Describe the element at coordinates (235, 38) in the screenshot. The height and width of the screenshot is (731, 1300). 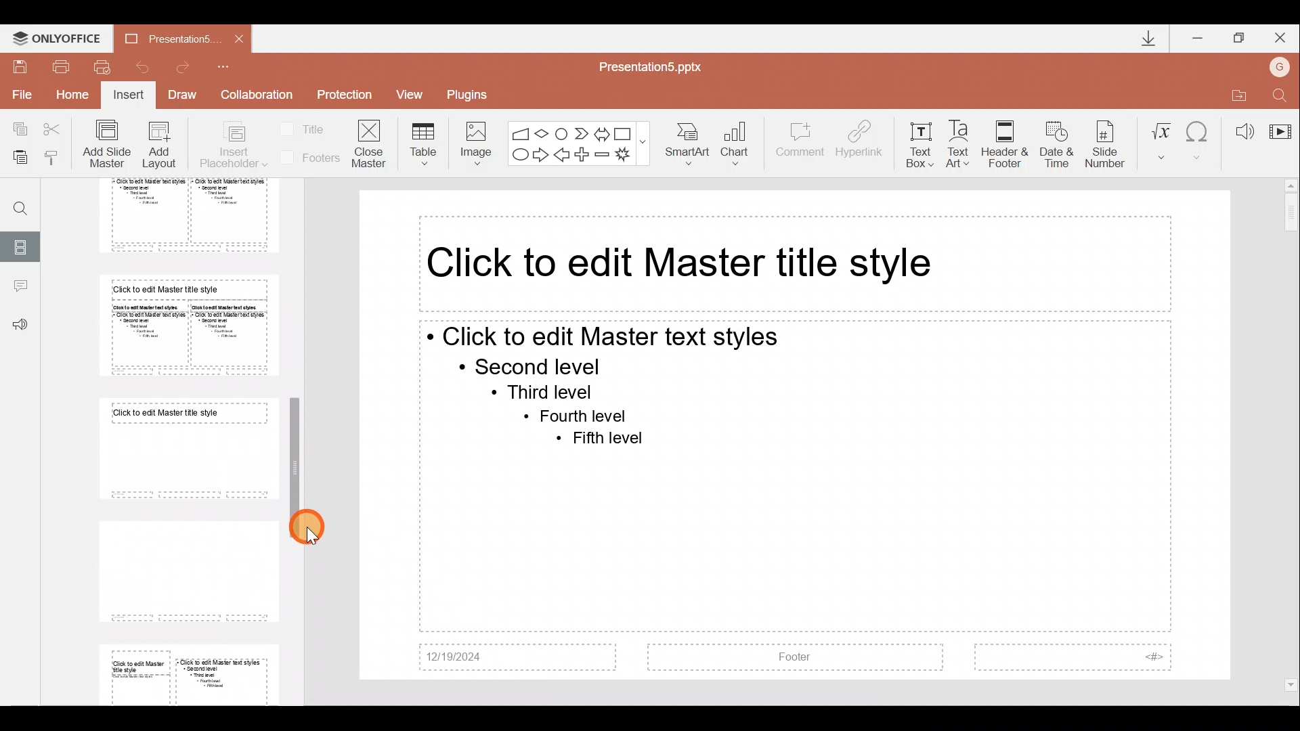
I see `Close document` at that location.